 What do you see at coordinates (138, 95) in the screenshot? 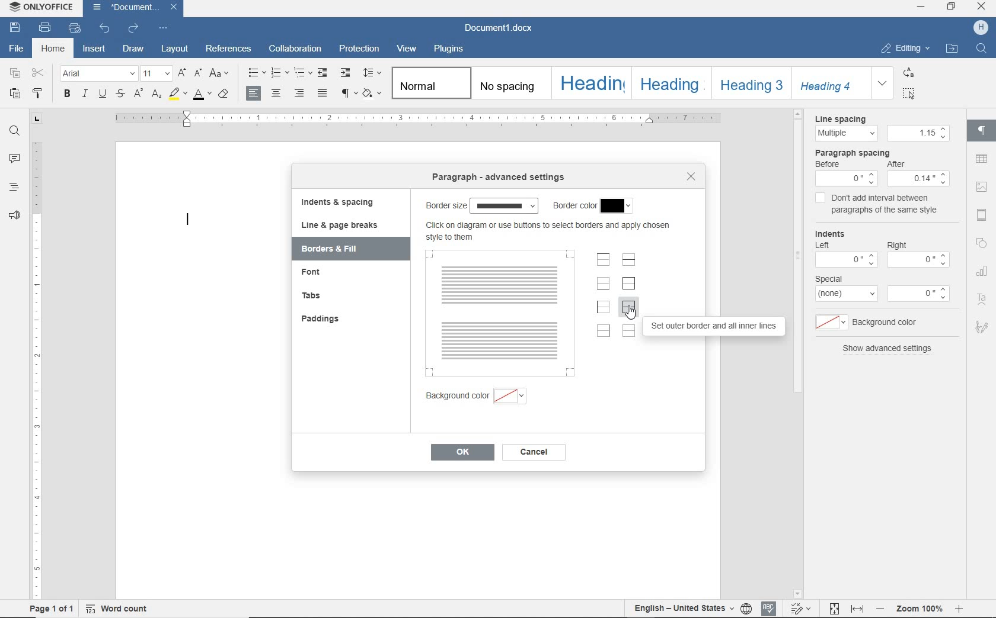
I see `superscript` at bounding box center [138, 95].